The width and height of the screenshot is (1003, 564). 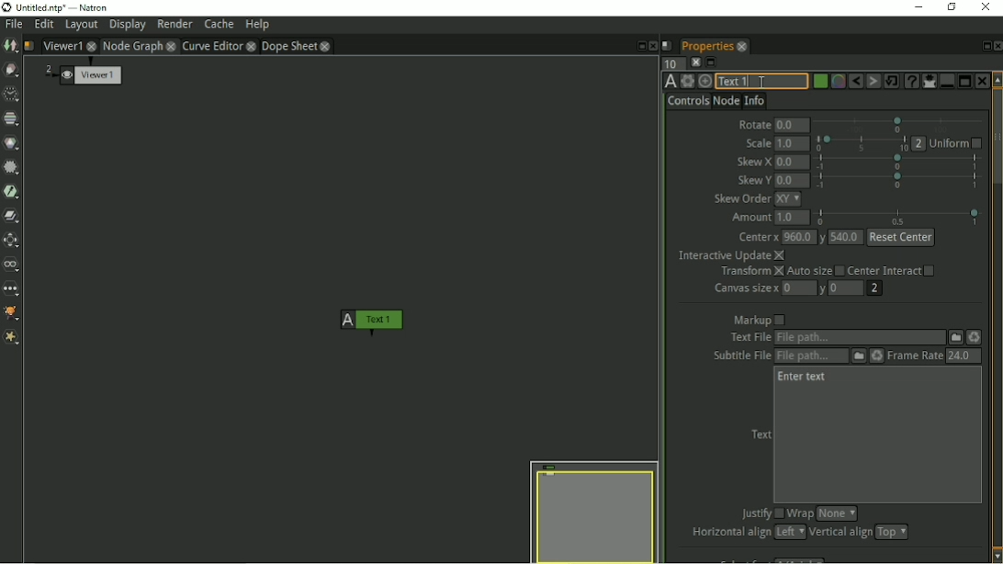 What do you see at coordinates (374, 320) in the screenshot?
I see `Text 1` at bounding box center [374, 320].